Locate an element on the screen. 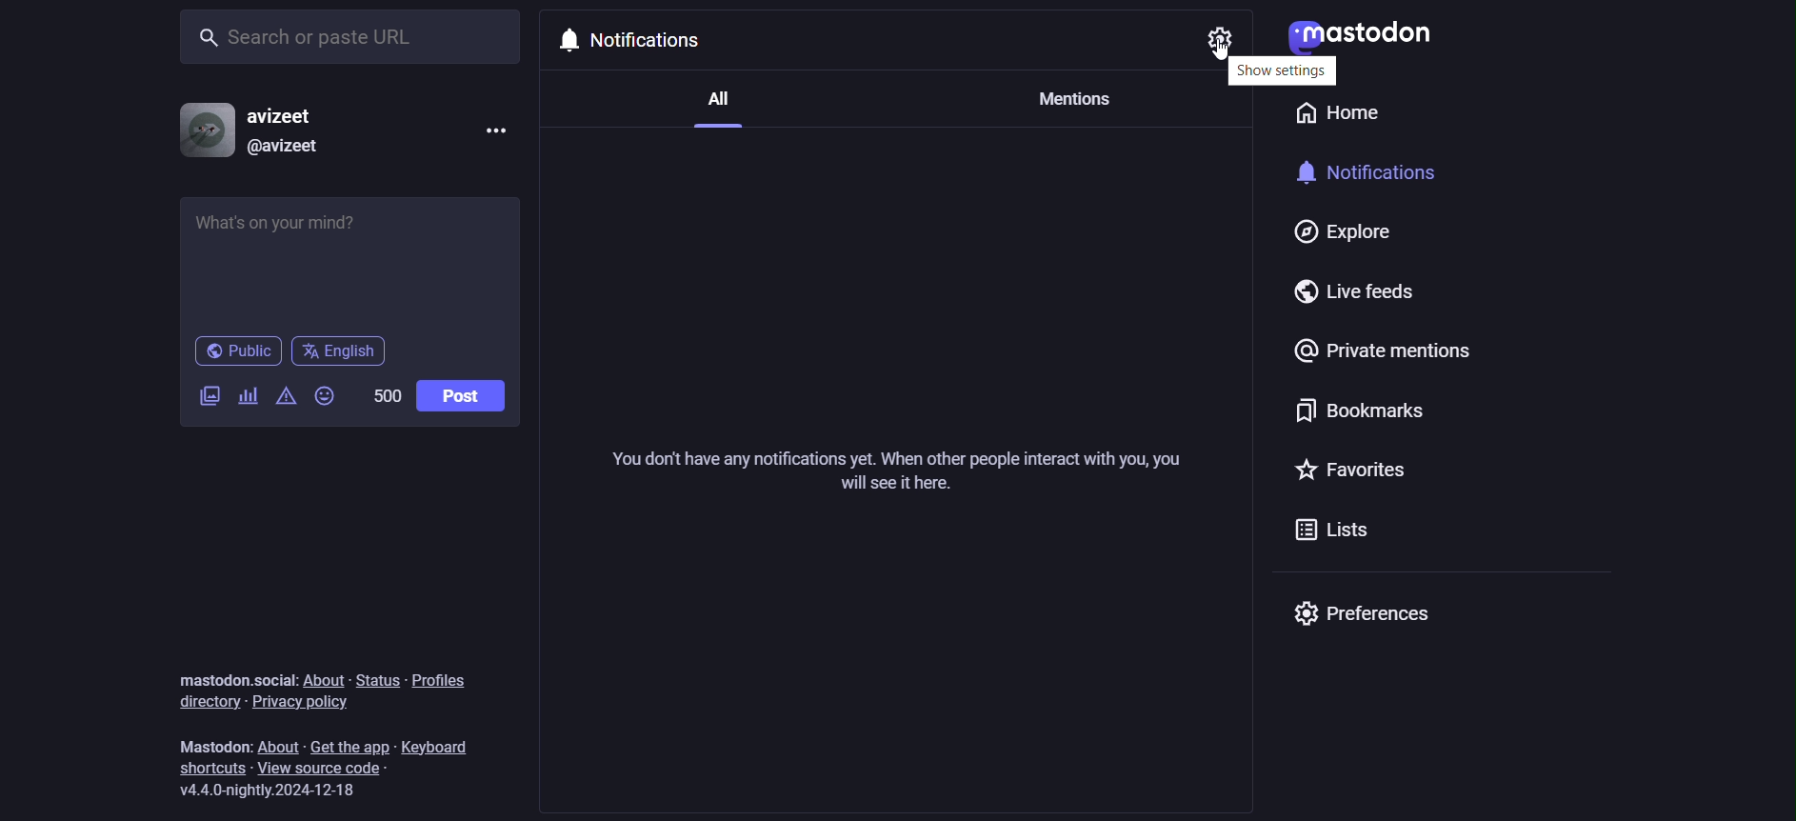  all is located at coordinates (714, 112).